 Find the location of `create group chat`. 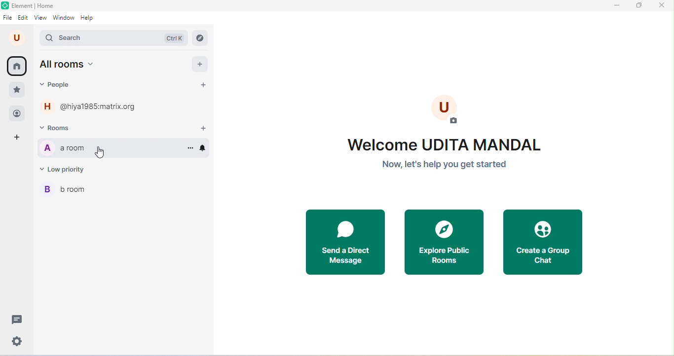

create group chat is located at coordinates (544, 242).